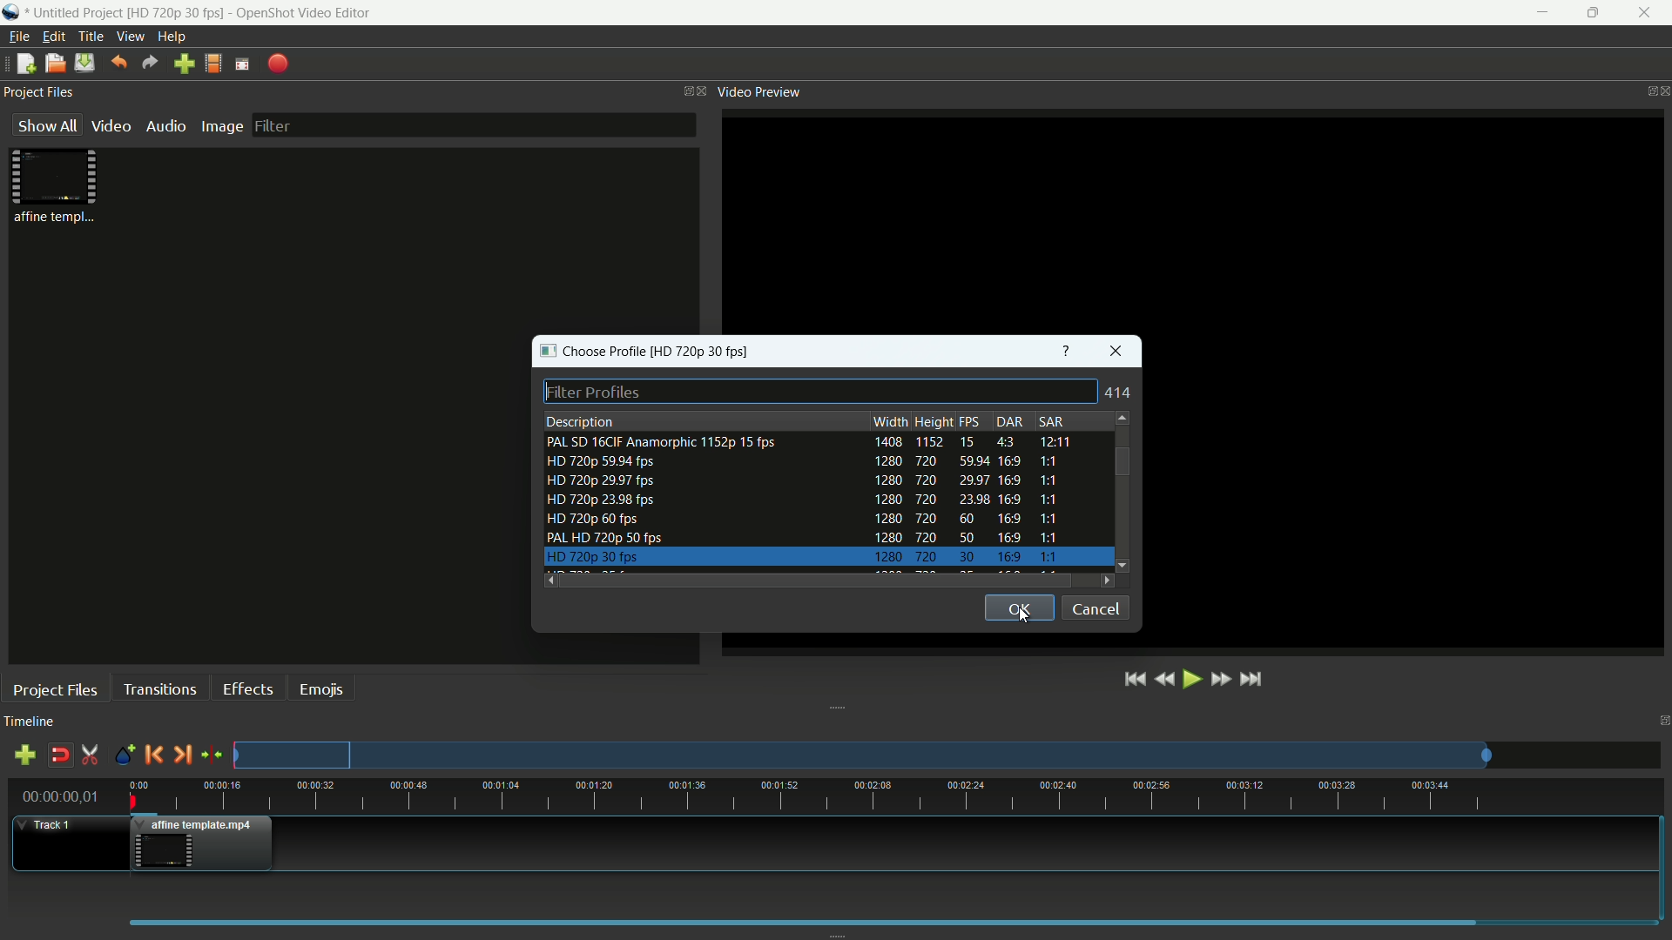 The width and height of the screenshot is (1672, 940). What do you see at coordinates (1051, 420) in the screenshot?
I see `sar` at bounding box center [1051, 420].